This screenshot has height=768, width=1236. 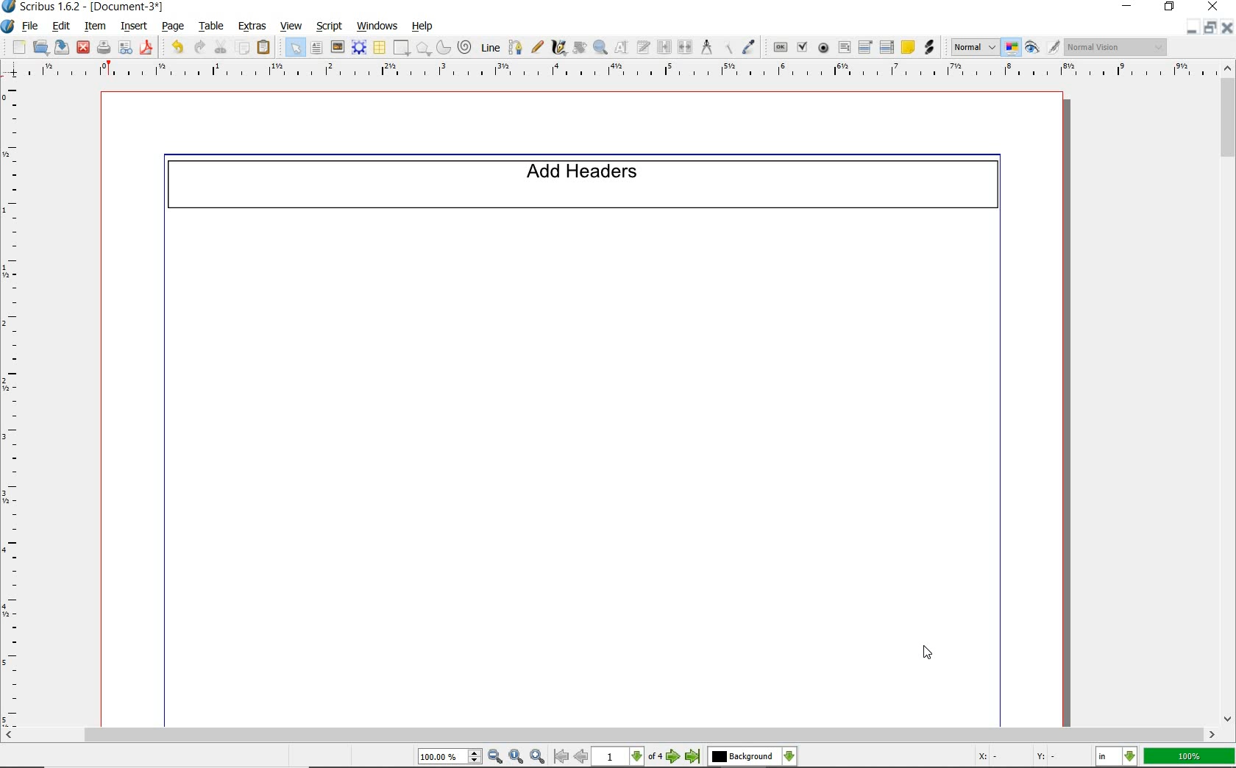 I want to click on close, so click(x=1213, y=7).